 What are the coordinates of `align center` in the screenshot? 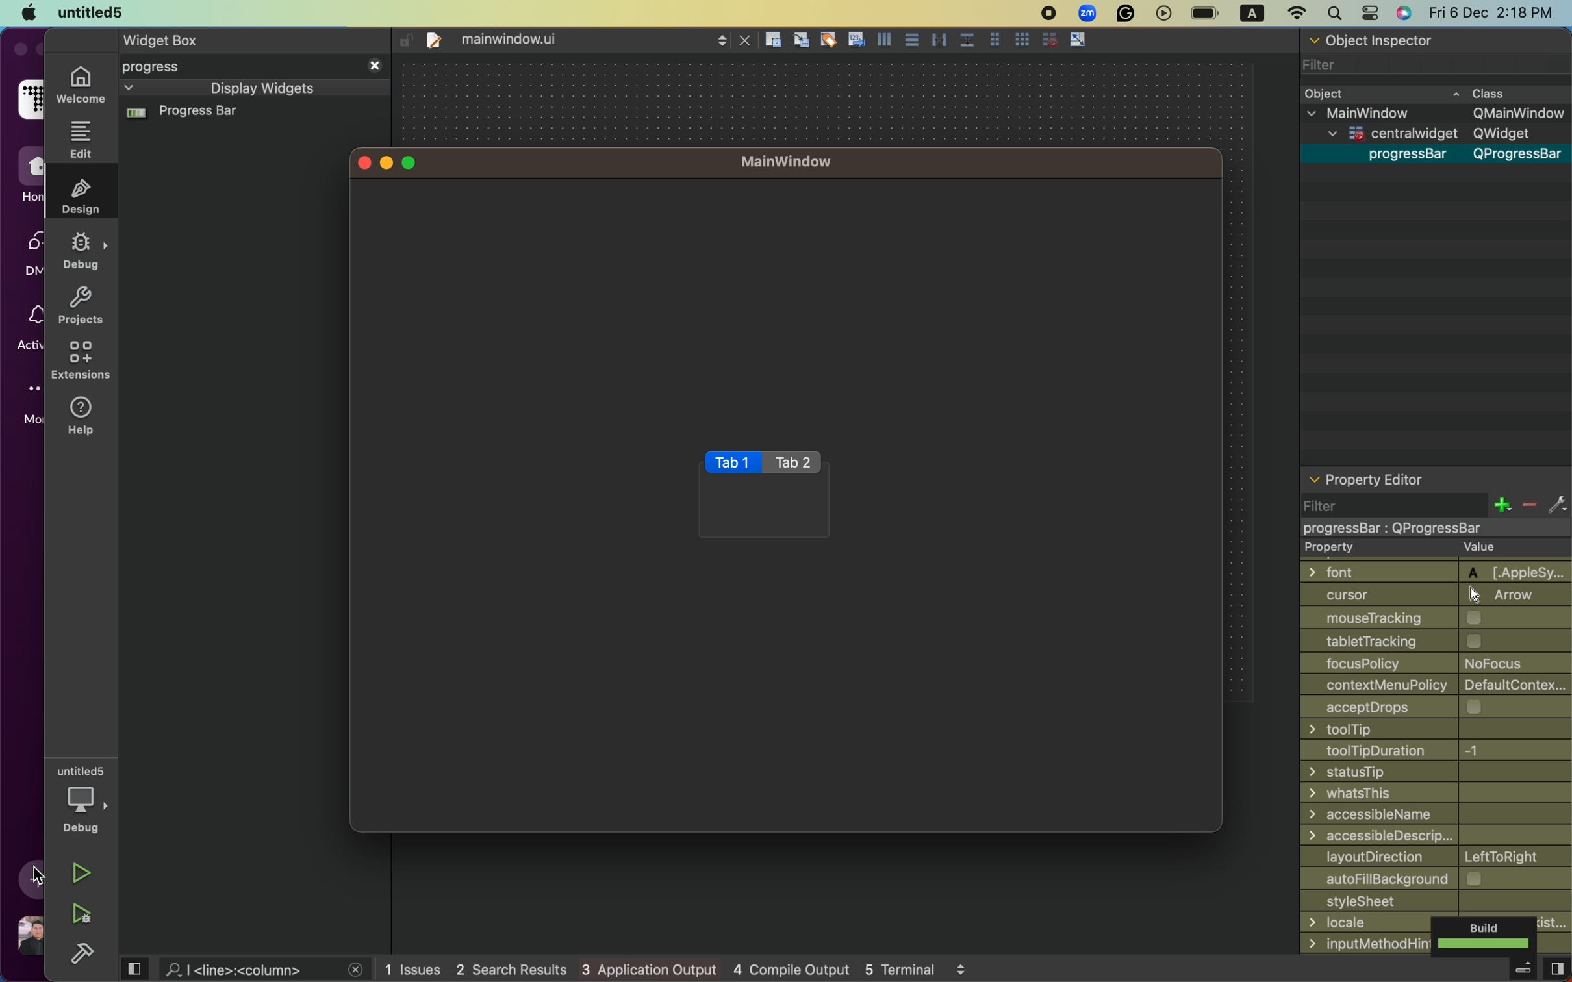 It's located at (911, 40).